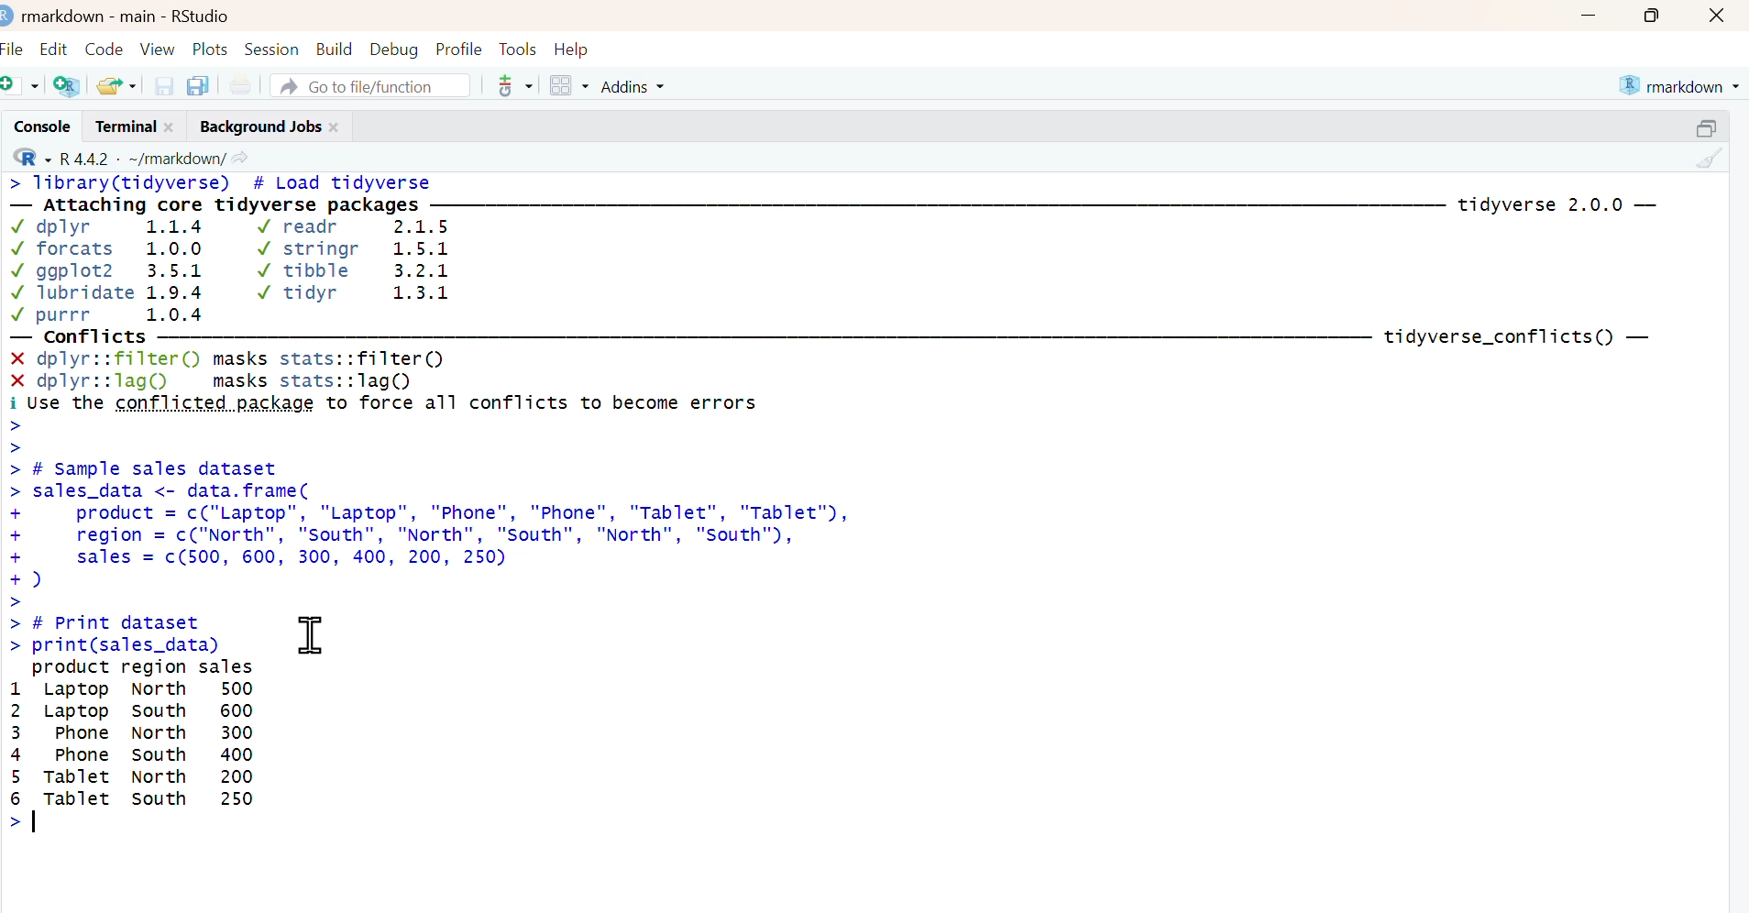 The height and width of the screenshot is (913, 1749). What do you see at coordinates (1721, 15) in the screenshot?
I see `close` at bounding box center [1721, 15].